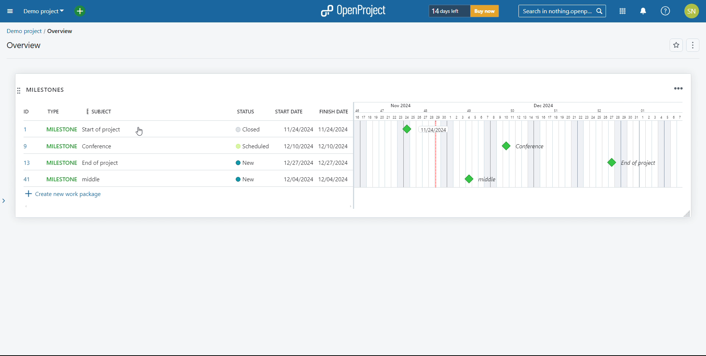 The height and width of the screenshot is (356, 706). What do you see at coordinates (294, 146) in the screenshot?
I see `12/10/2024` at bounding box center [294, 146].